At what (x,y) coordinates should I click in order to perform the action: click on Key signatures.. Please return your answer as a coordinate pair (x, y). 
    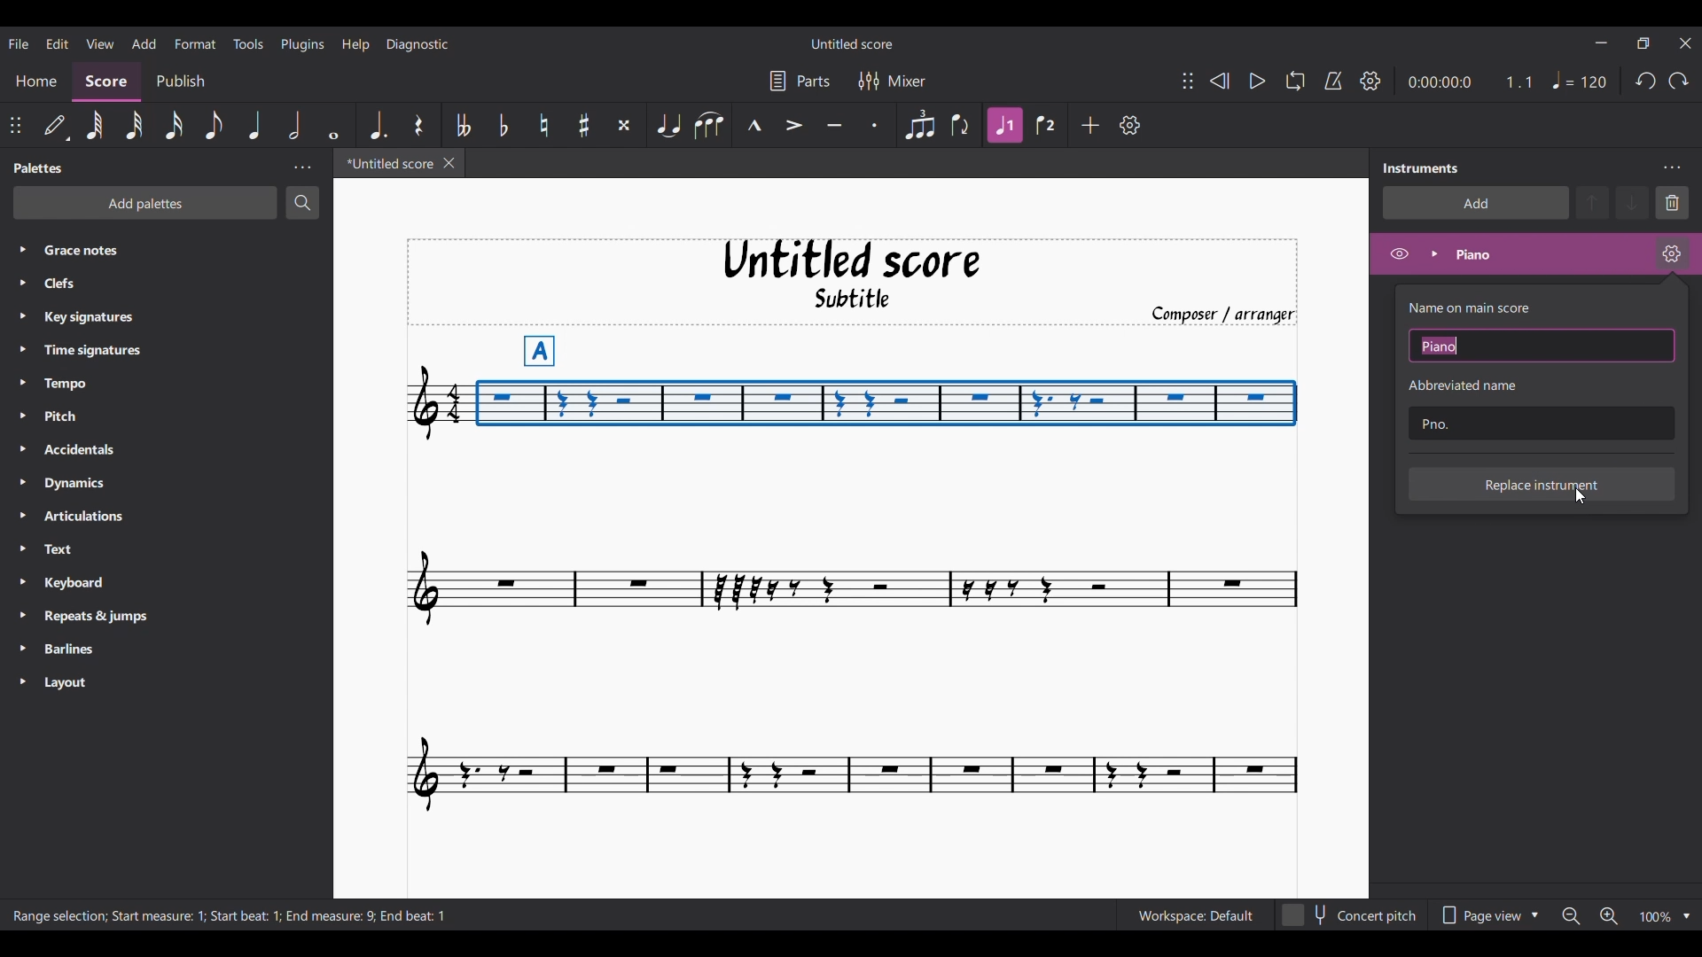
    Looking at the image, I should click on (104, 319).